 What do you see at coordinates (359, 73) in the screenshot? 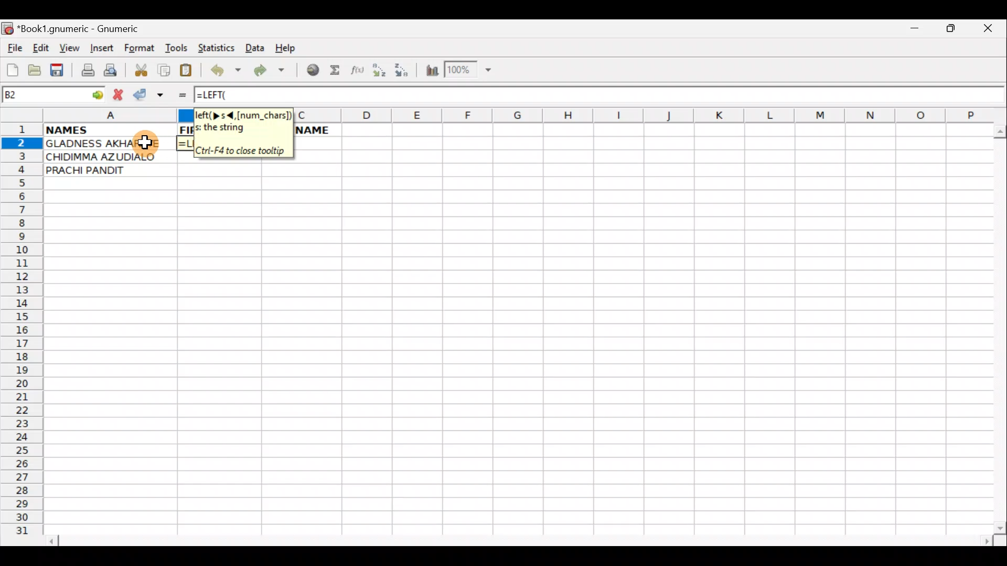
I see `Edit function in the current cell` at bounding box center [359, 73].